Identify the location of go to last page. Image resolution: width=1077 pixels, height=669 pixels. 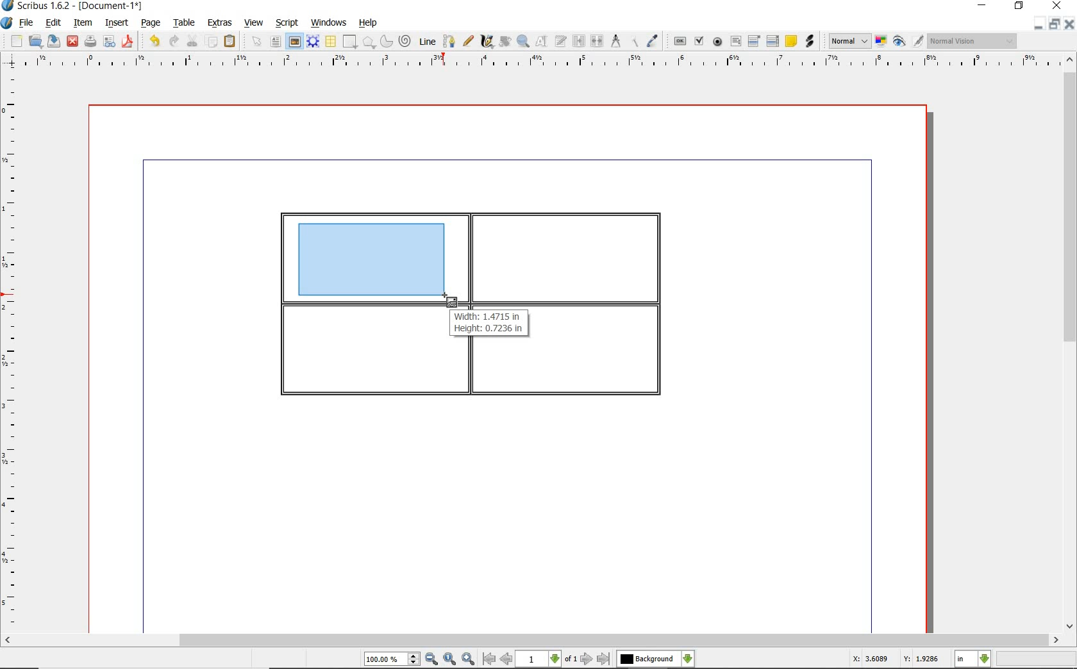
(605, 659).